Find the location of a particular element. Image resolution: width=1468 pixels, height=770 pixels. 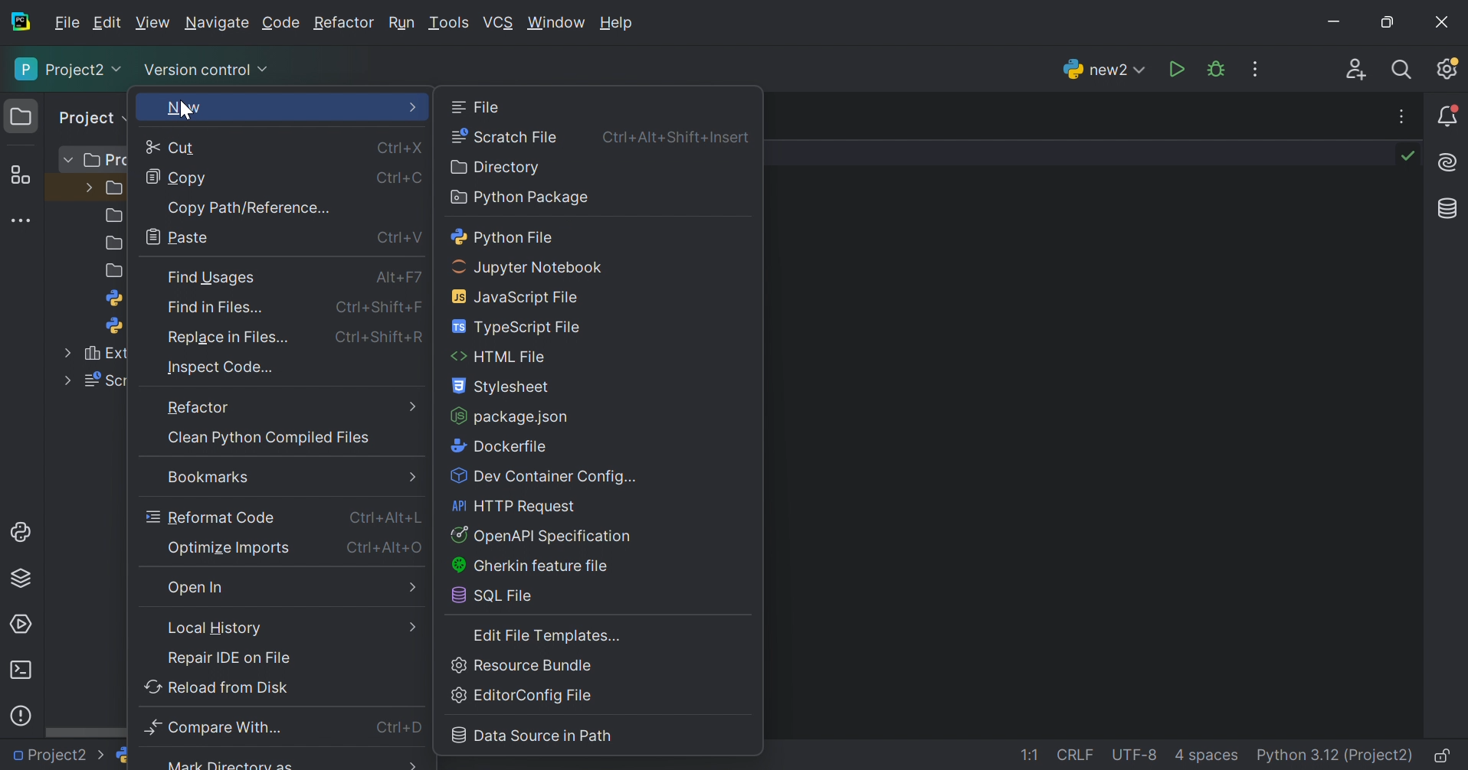

Local history is located at coordinates (218, 627).